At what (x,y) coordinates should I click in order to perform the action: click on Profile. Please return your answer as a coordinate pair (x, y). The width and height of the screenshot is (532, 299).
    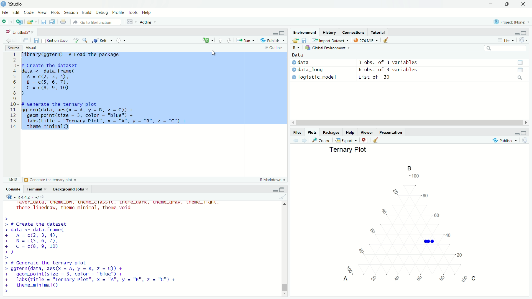
    Looking at the image, I should click on (117, 12).